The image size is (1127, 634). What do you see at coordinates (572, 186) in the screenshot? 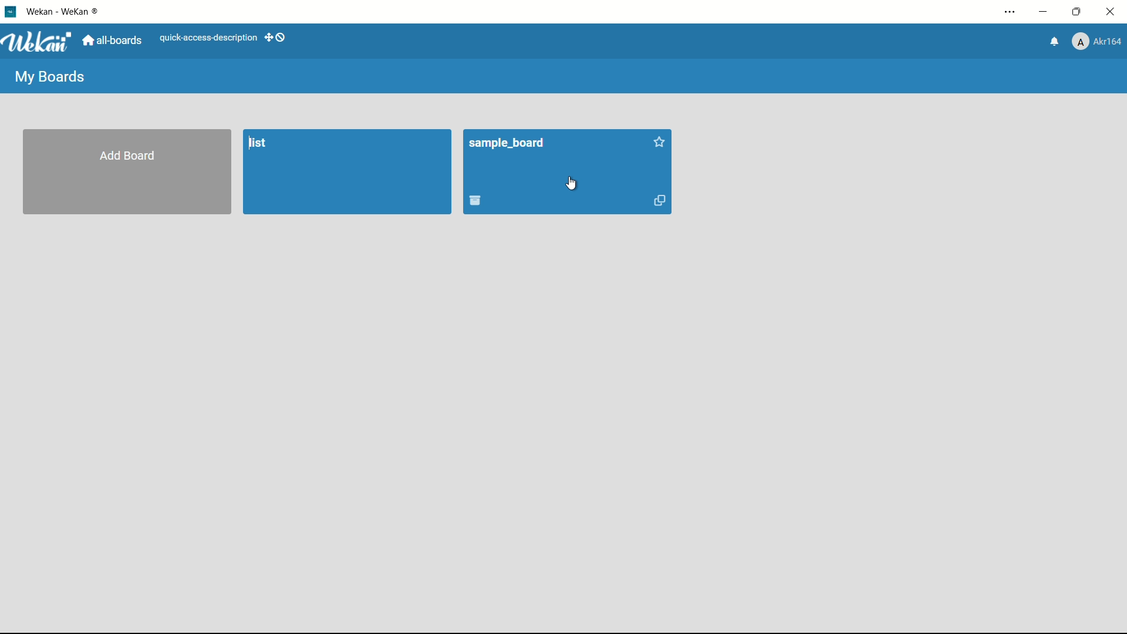
I see `cursor` at bounding box center [572, 186].